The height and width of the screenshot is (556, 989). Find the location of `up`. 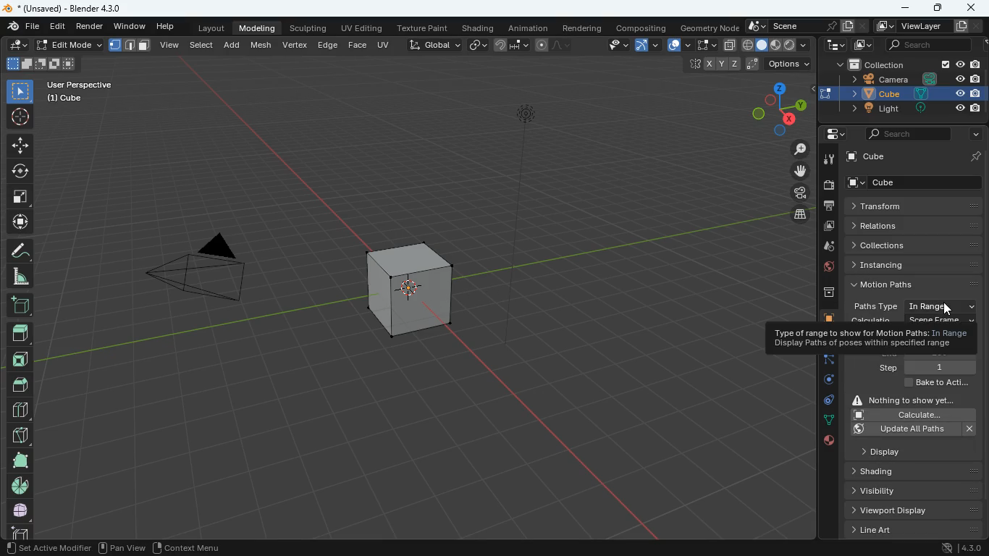

up is located at coordinates (20, 329).